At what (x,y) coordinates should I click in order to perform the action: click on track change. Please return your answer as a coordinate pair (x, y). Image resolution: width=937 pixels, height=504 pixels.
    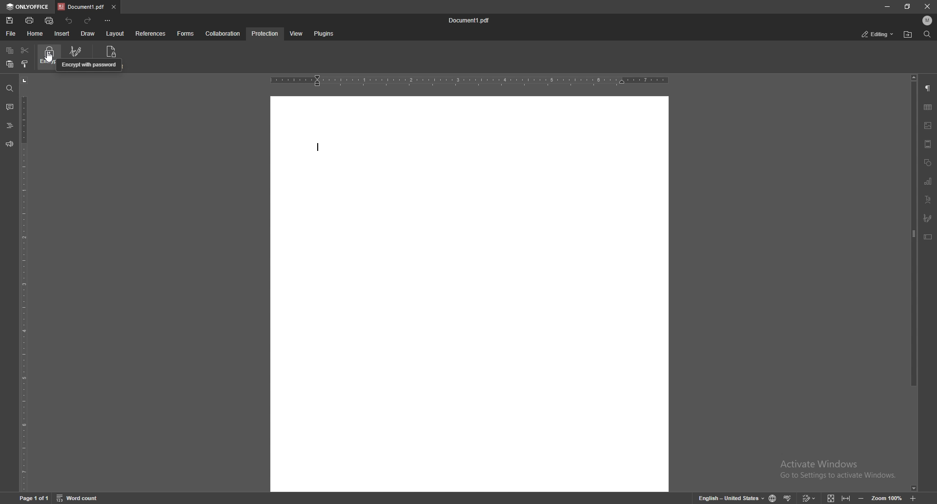
    Looking at the image, I should click on (810, 498).